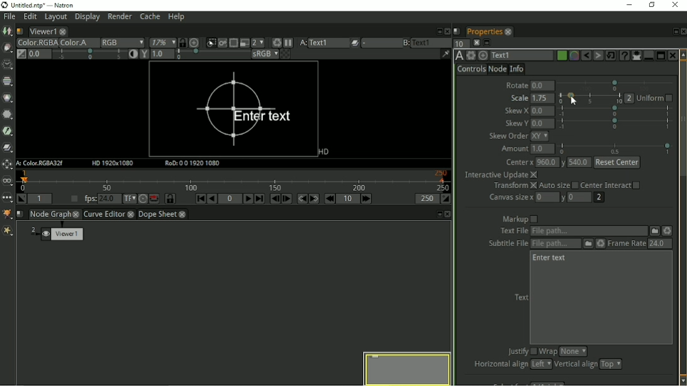 The height and width of the screenshot is (386, 687). I want to click on Scales the image, so click(194, 42).